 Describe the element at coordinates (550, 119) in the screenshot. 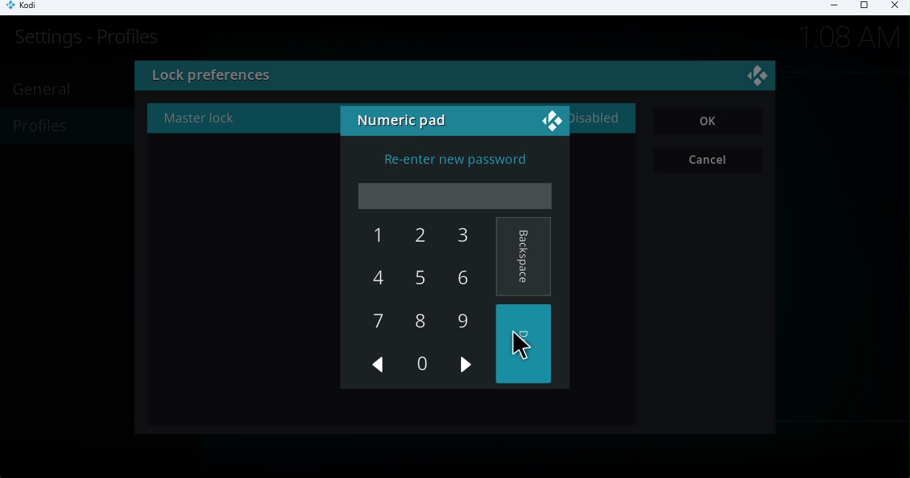

I see `Logo` at that location.